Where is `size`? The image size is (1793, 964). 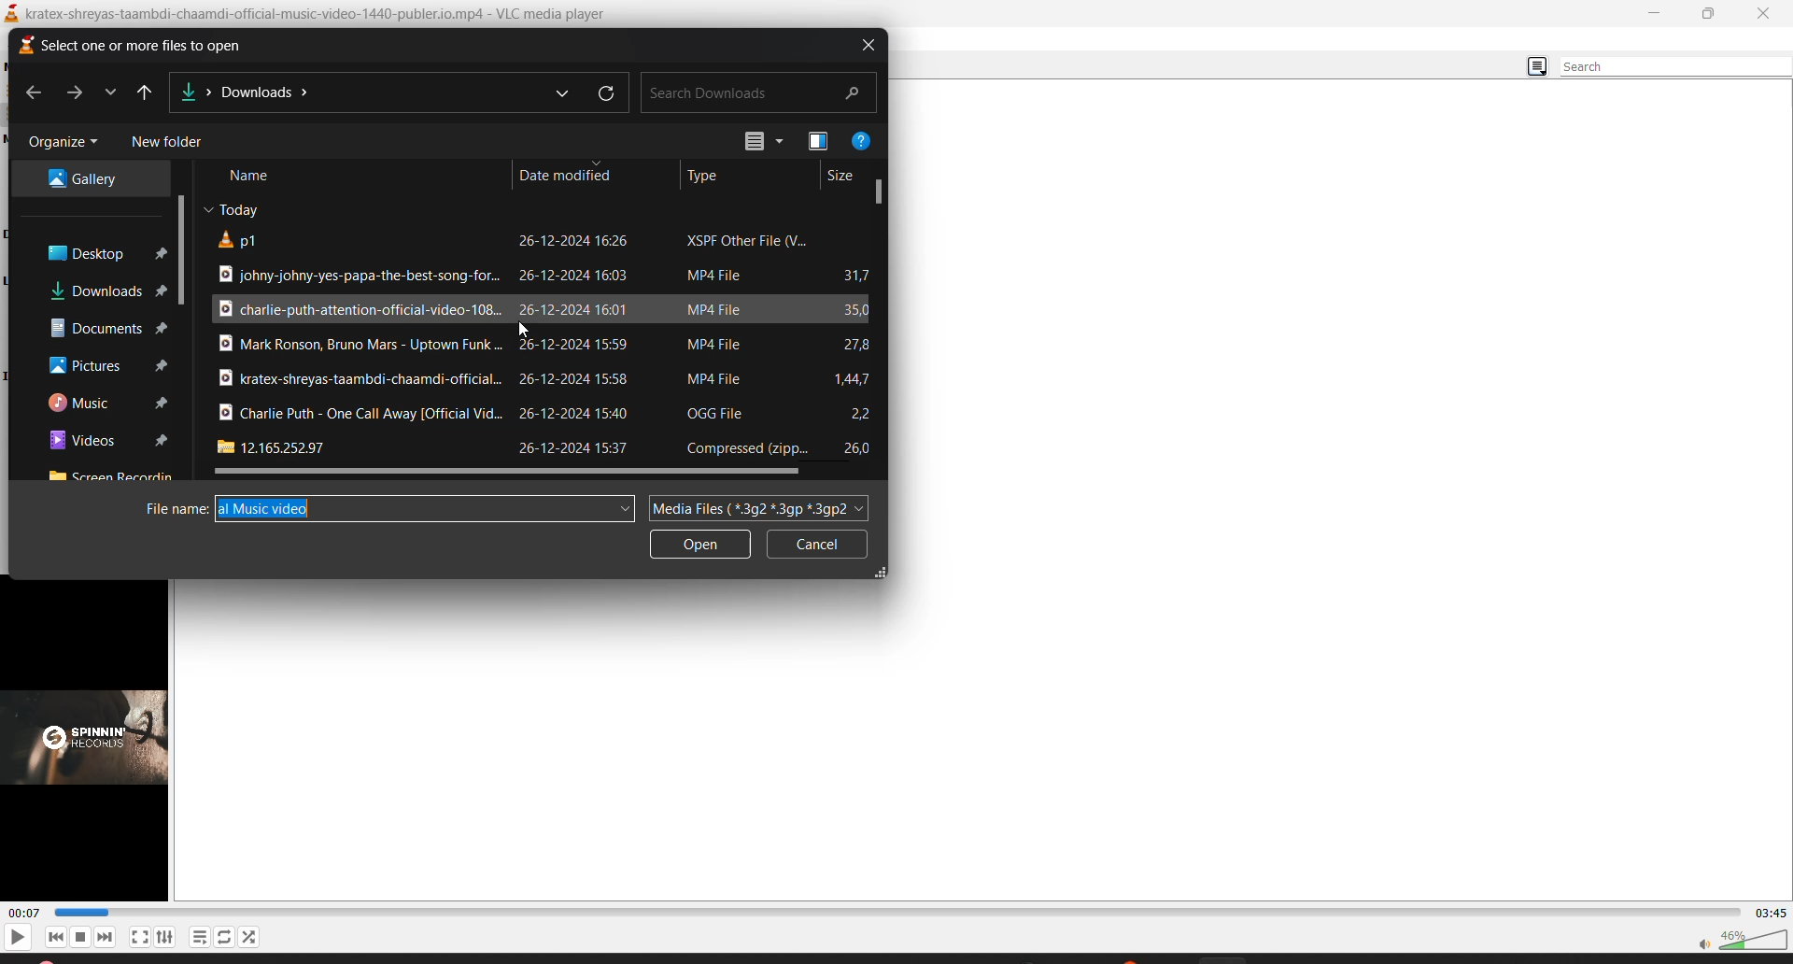
size is located at coordinates (840, 176).